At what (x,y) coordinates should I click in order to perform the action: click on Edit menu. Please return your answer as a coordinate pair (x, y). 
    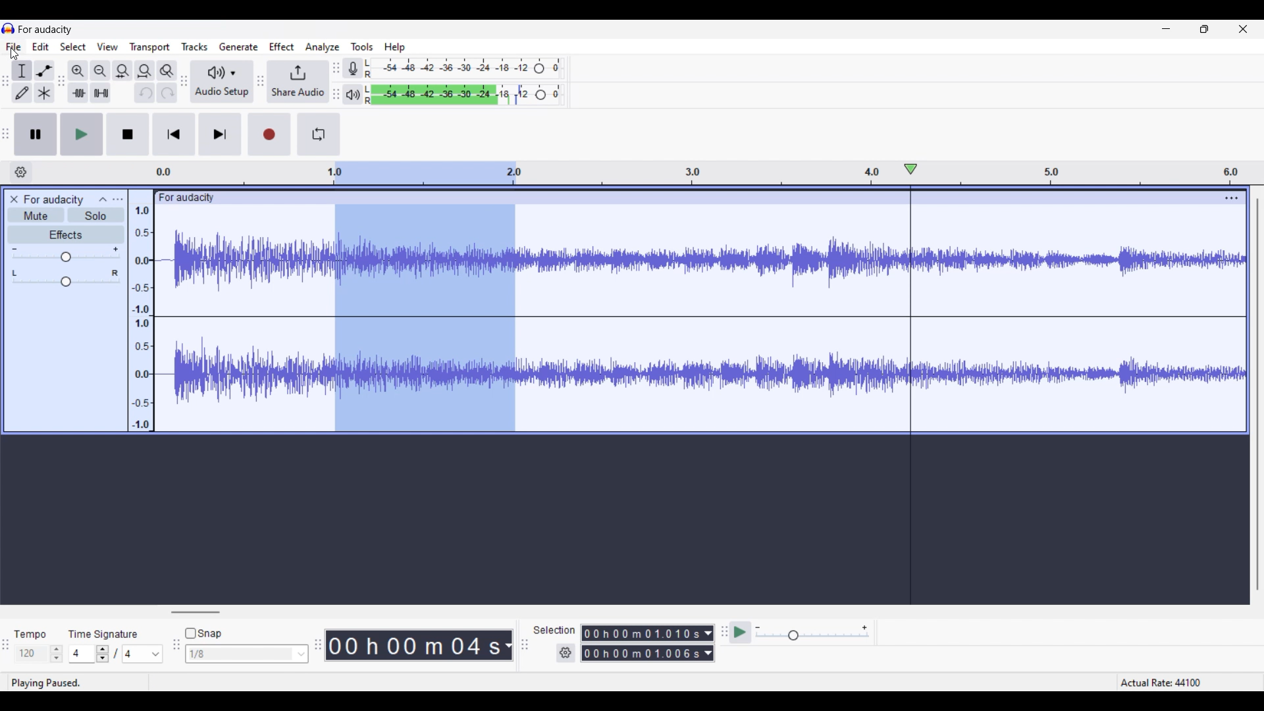
    Looking at the image, I should click on (40, 47).